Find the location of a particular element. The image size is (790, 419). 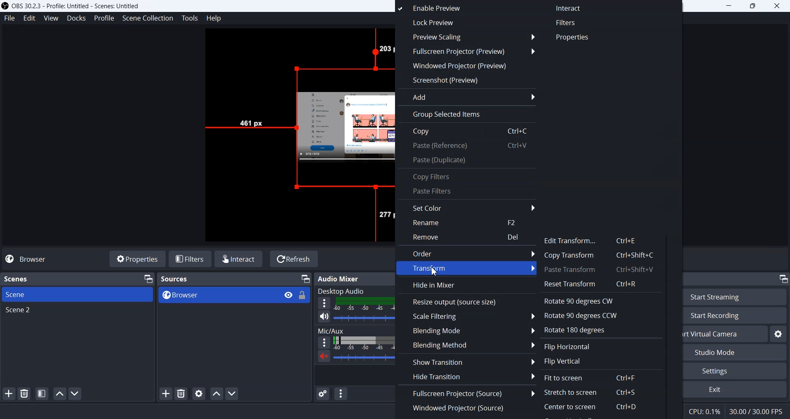

Fullscreen Projector(Source) is located at coordinates (467, 394).